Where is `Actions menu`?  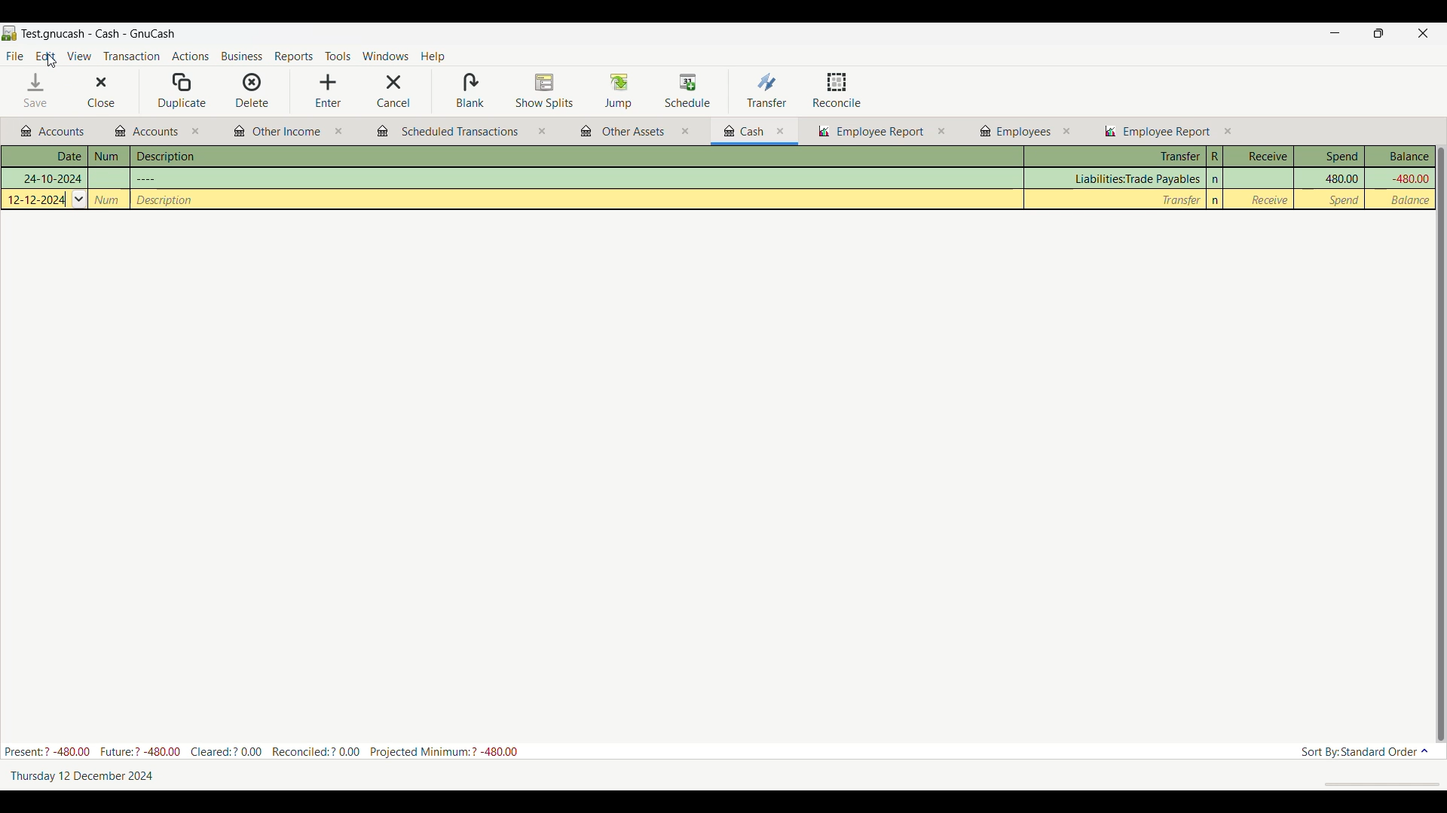
Actions menu is located at coordinates (191, 56).